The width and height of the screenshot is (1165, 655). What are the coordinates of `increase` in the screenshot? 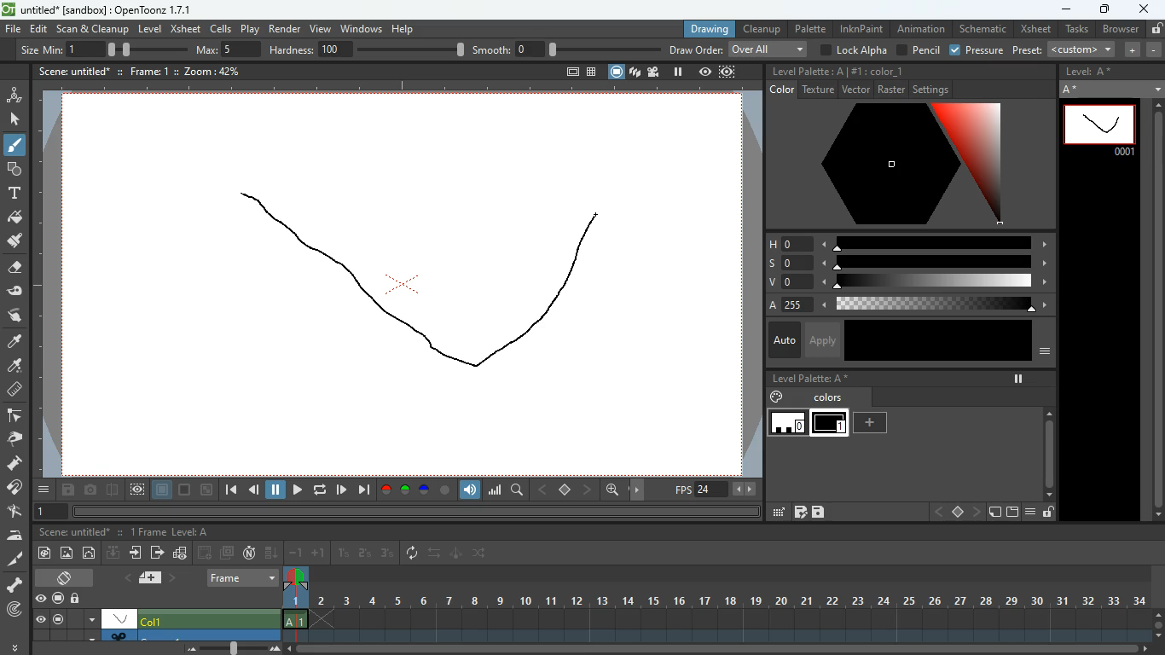 It's located at (1129, 49).